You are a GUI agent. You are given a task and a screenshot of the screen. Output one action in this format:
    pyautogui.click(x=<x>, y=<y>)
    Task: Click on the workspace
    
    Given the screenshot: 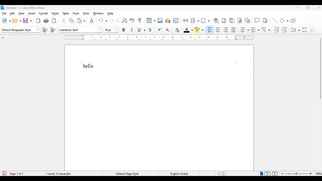 What is the action you would take?
    pyautogui.click(x=159, y=107)
    